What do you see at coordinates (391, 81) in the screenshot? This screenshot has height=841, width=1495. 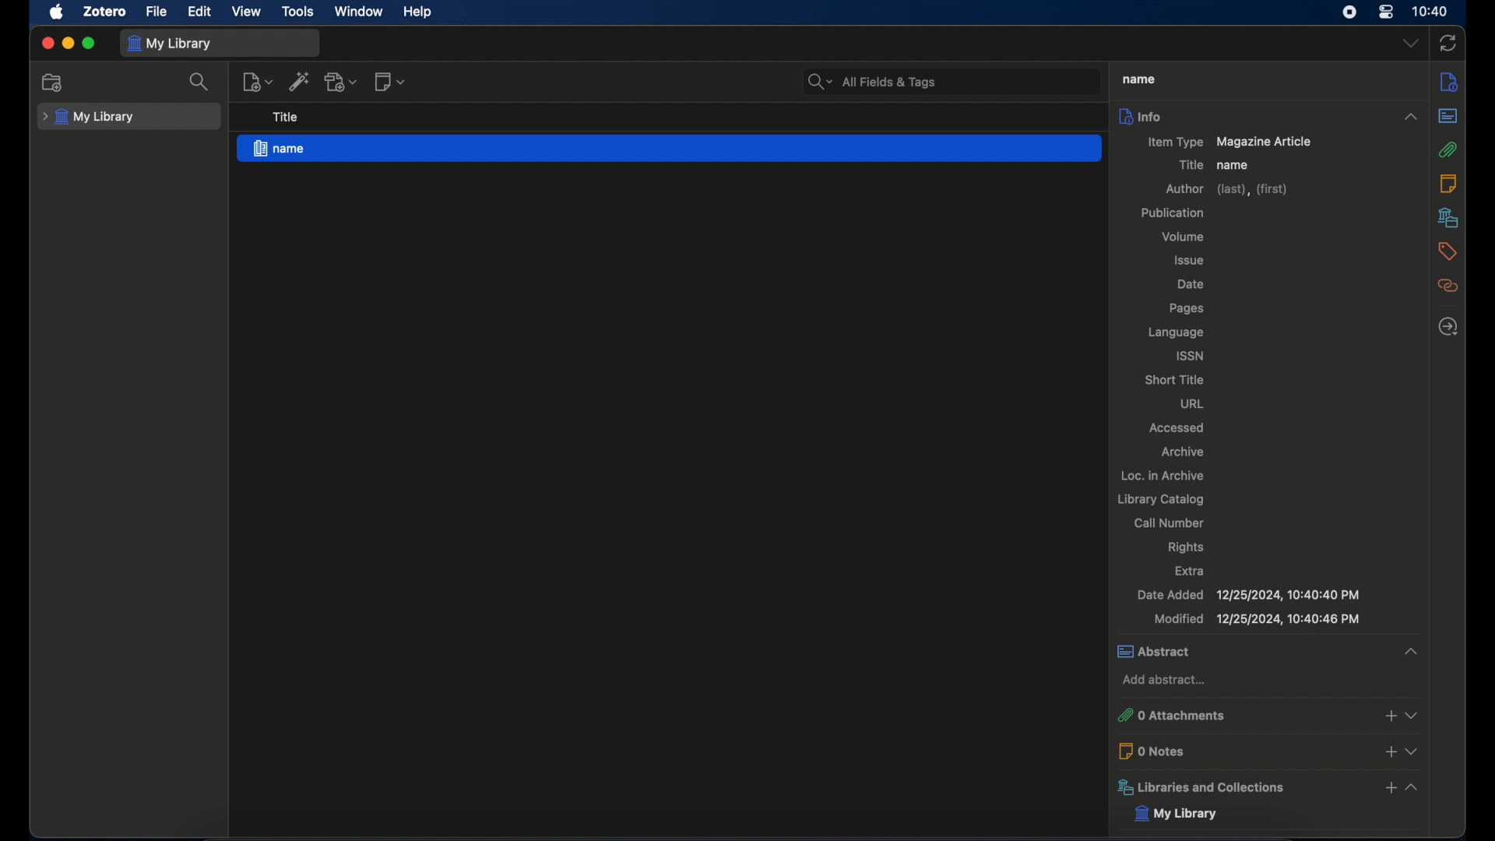 I see `new note` at bounding box center [391, 81].